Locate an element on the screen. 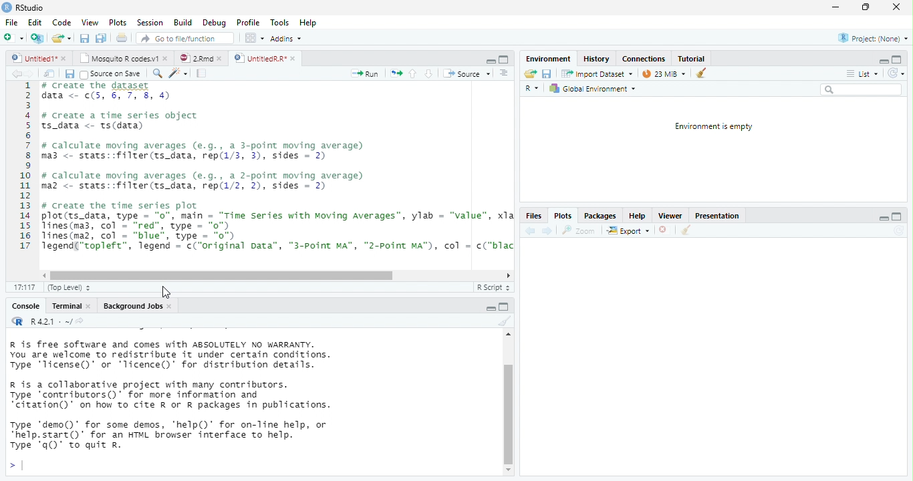 This screenshot has width=913, height=481. R Script is located at coordinates (492, 287).